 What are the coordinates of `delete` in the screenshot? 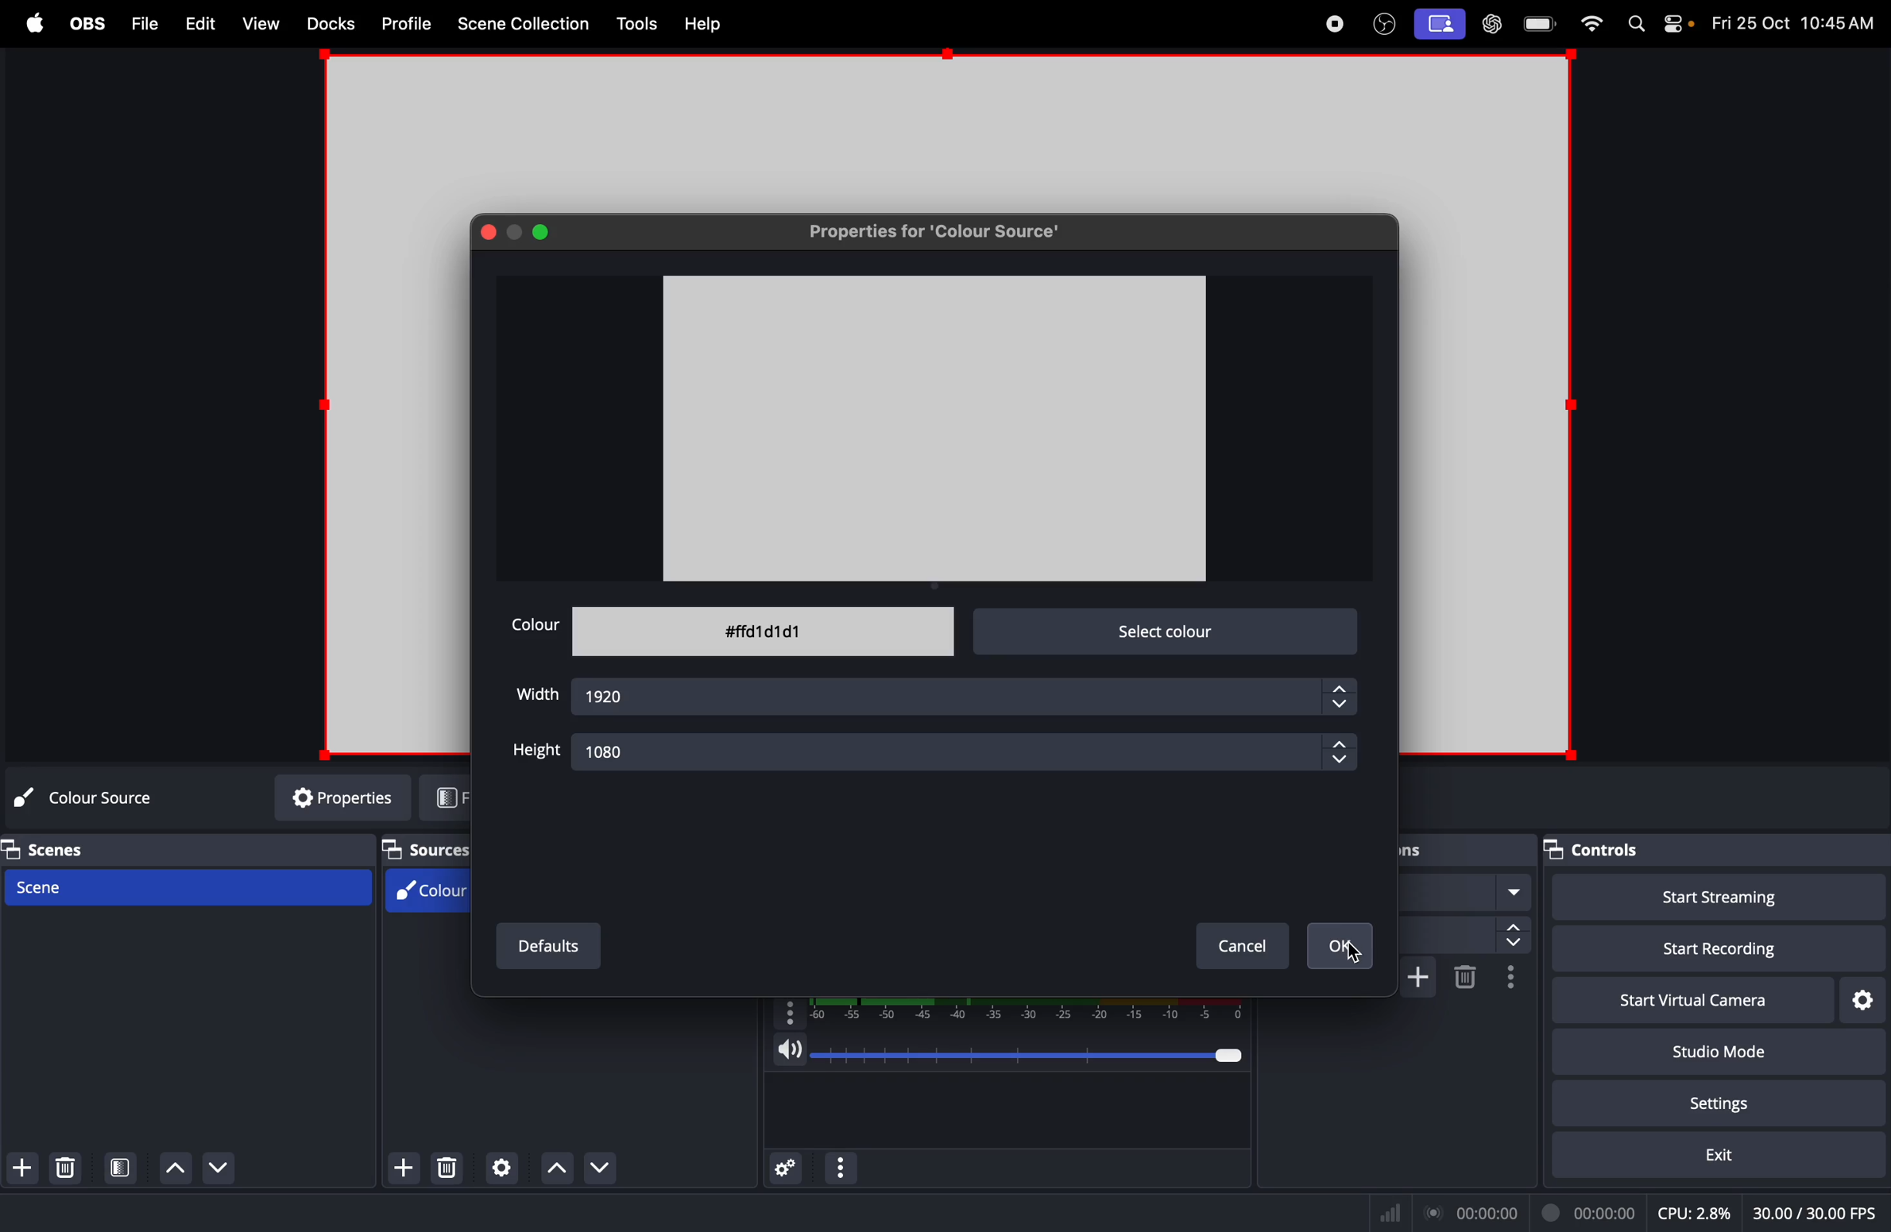 It's located at (445, 1168).